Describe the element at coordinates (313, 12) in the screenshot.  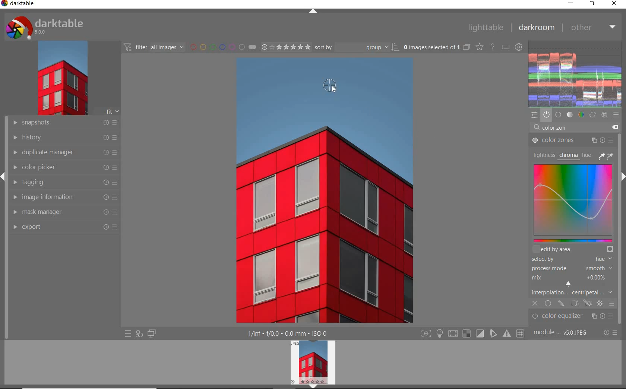
I see `expand/collapse` at that location.